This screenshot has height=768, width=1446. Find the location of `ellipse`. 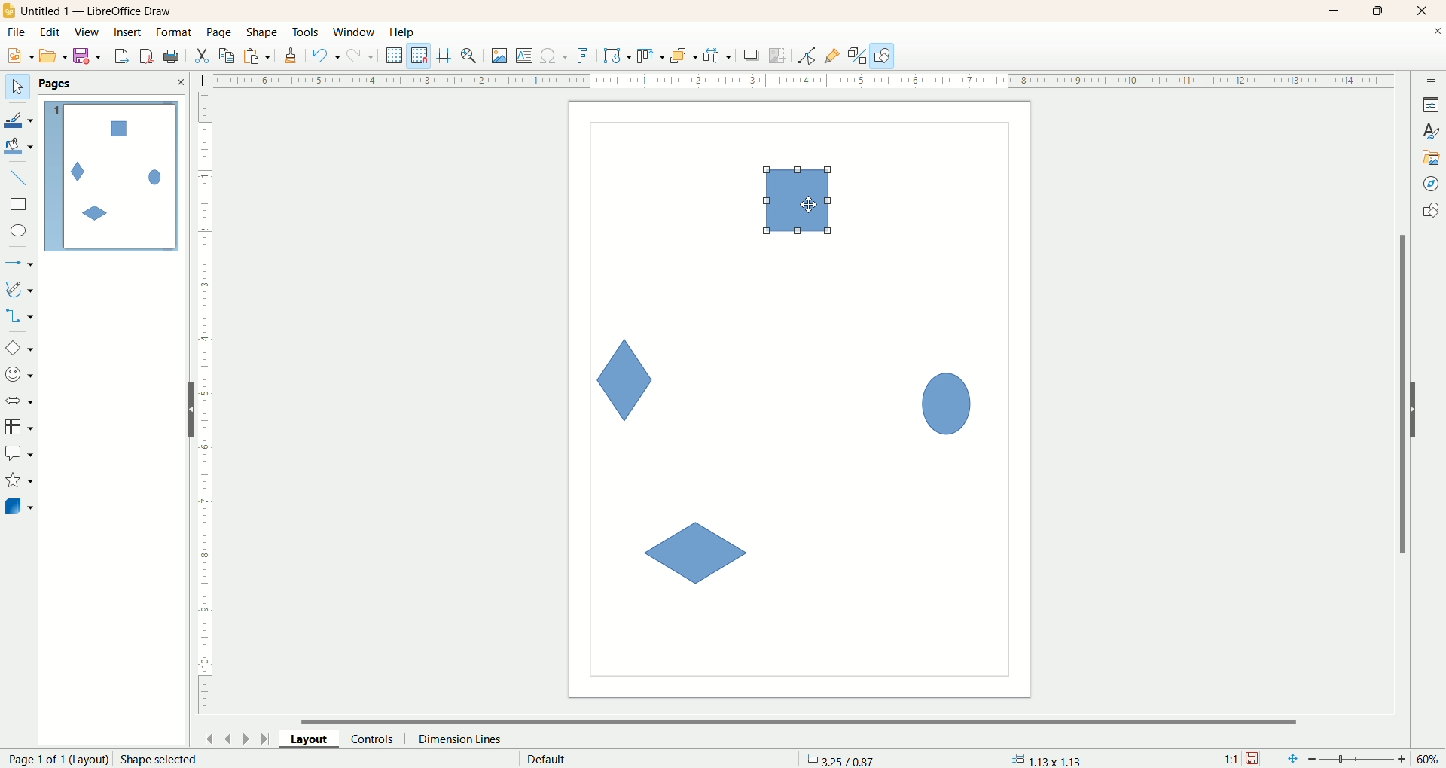

ellipse is located at coordinates (20, 233).